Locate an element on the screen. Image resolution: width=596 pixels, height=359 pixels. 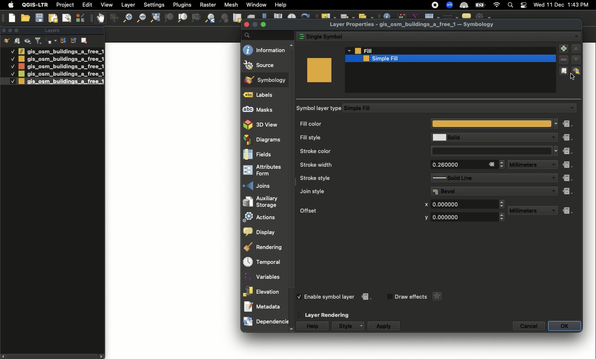
11 Dec is located at coordinates (556, 6).